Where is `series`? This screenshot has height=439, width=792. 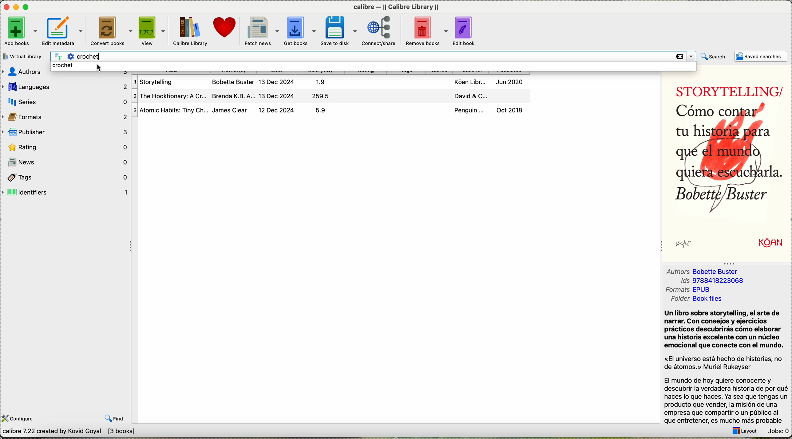 series is located at coordinates (67, 101).